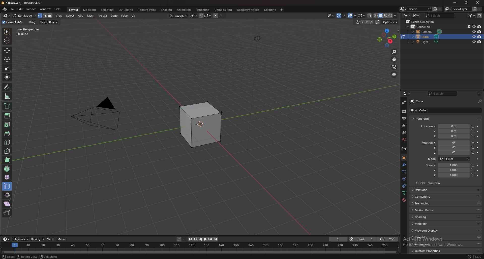  I want to click on cursor, so click(7, 40).